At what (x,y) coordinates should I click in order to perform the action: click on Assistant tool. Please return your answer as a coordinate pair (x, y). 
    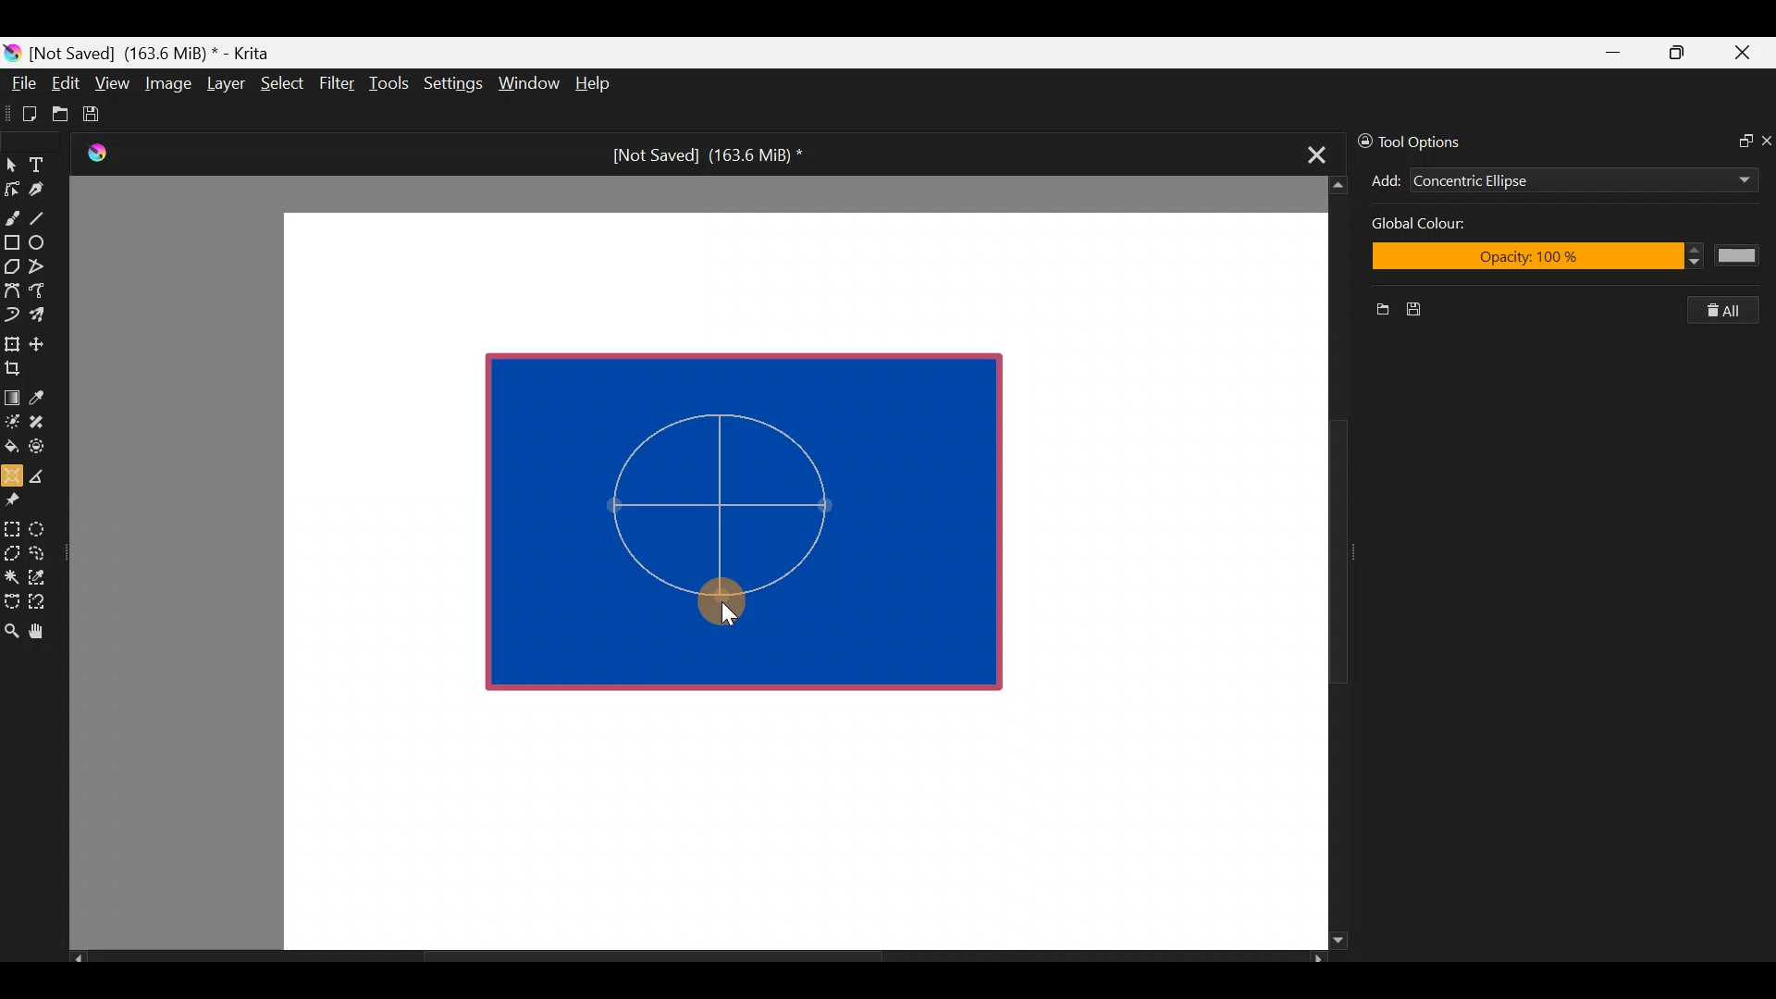
    Looking at the image, I should click on (11, 470).